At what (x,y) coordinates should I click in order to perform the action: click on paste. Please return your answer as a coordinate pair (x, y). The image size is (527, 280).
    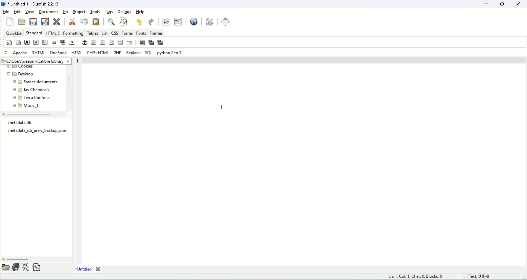
    Looking at the image, I should click on (96, 22).